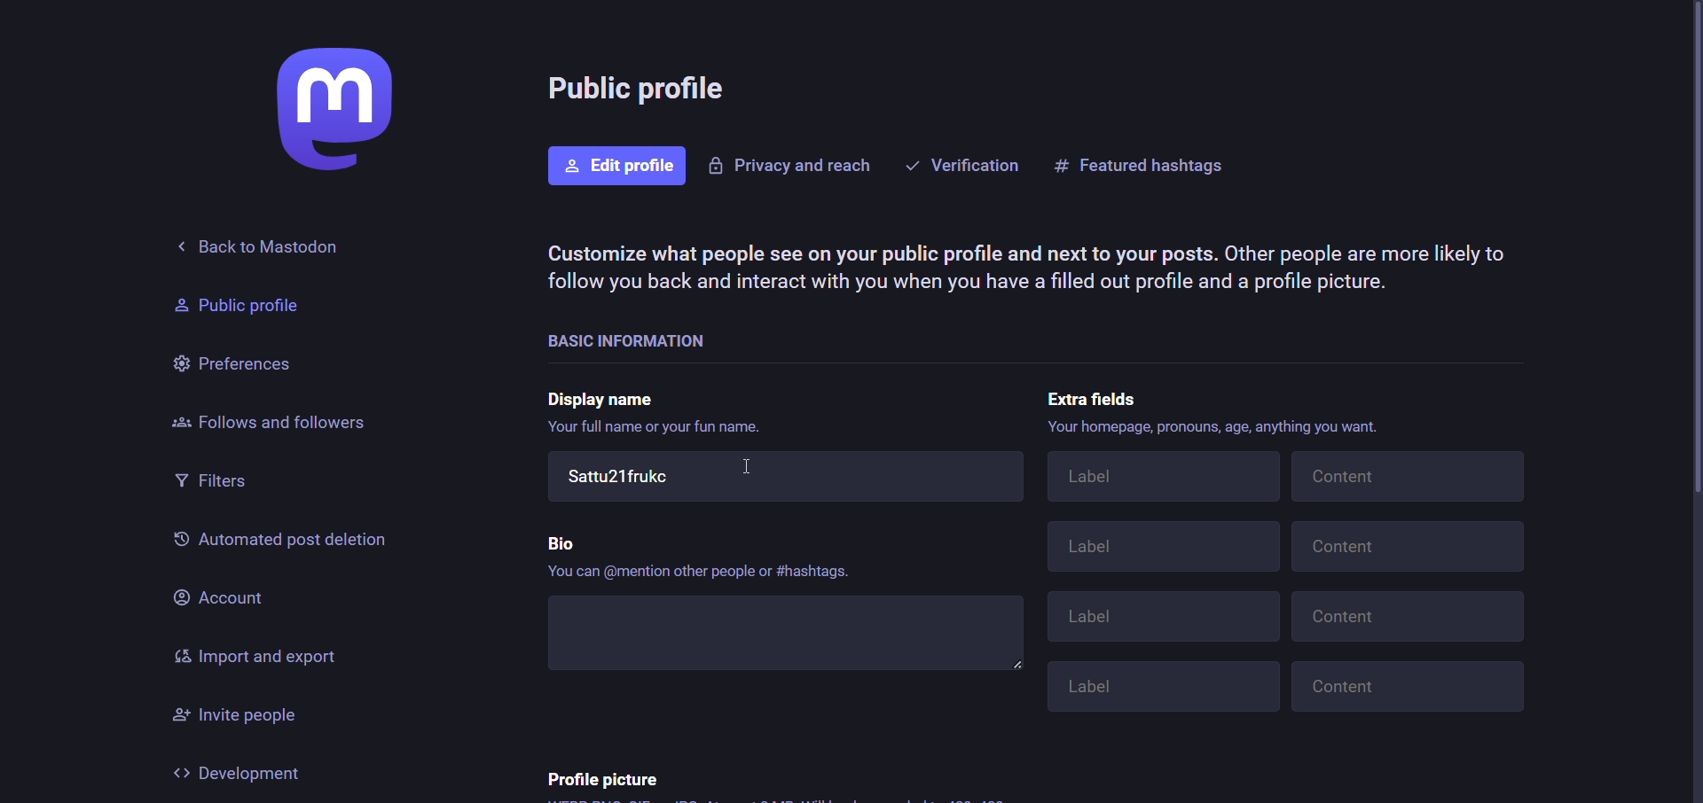 Image resolution: width=1703 pixels, height=803 pixels. Describe the element at coordinates (247, 716) in the screenshot. I see `invite people` at that location.